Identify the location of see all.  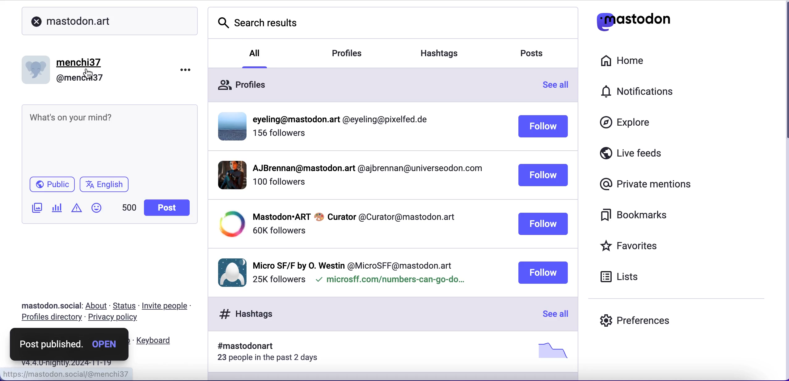
(555, 313).